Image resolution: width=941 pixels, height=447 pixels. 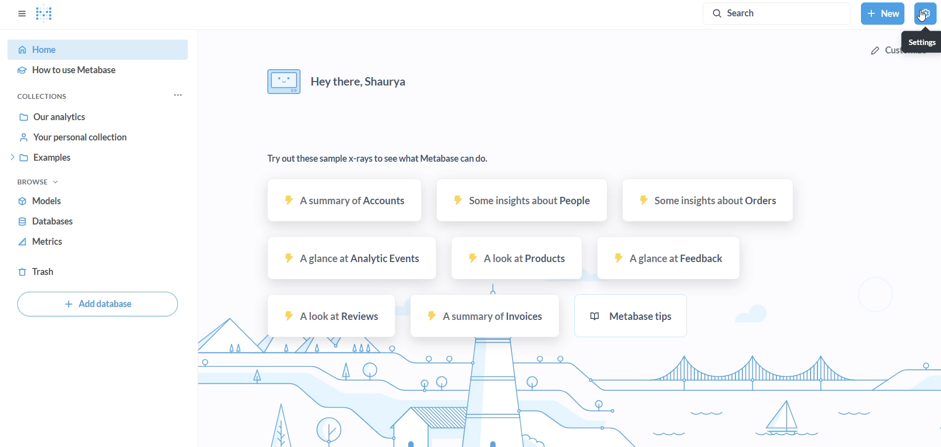 What do you see at coordinates (333, 316) in the screenshot?
I see `¥ Alook at Reviews` at bounding box center [333, 316].